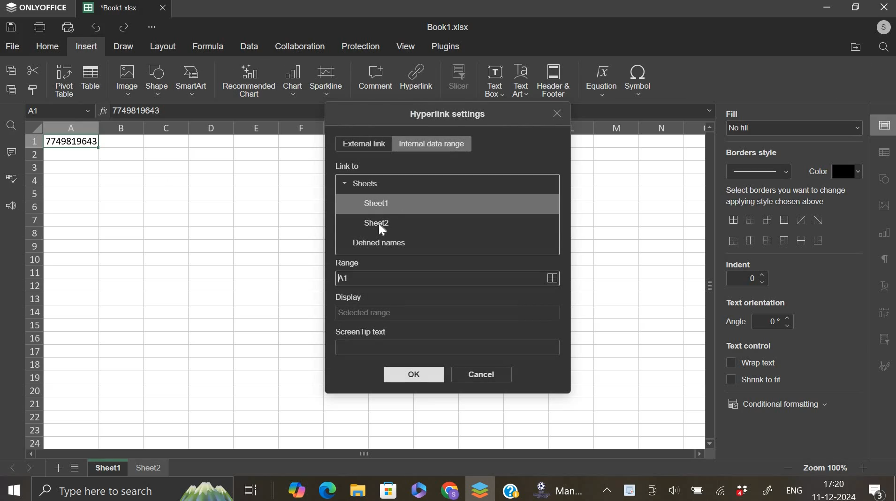 This screenshot has width=896, height=501. Describe the element at coordinates (73, 143) in the screenshot. I see `data` at that location.